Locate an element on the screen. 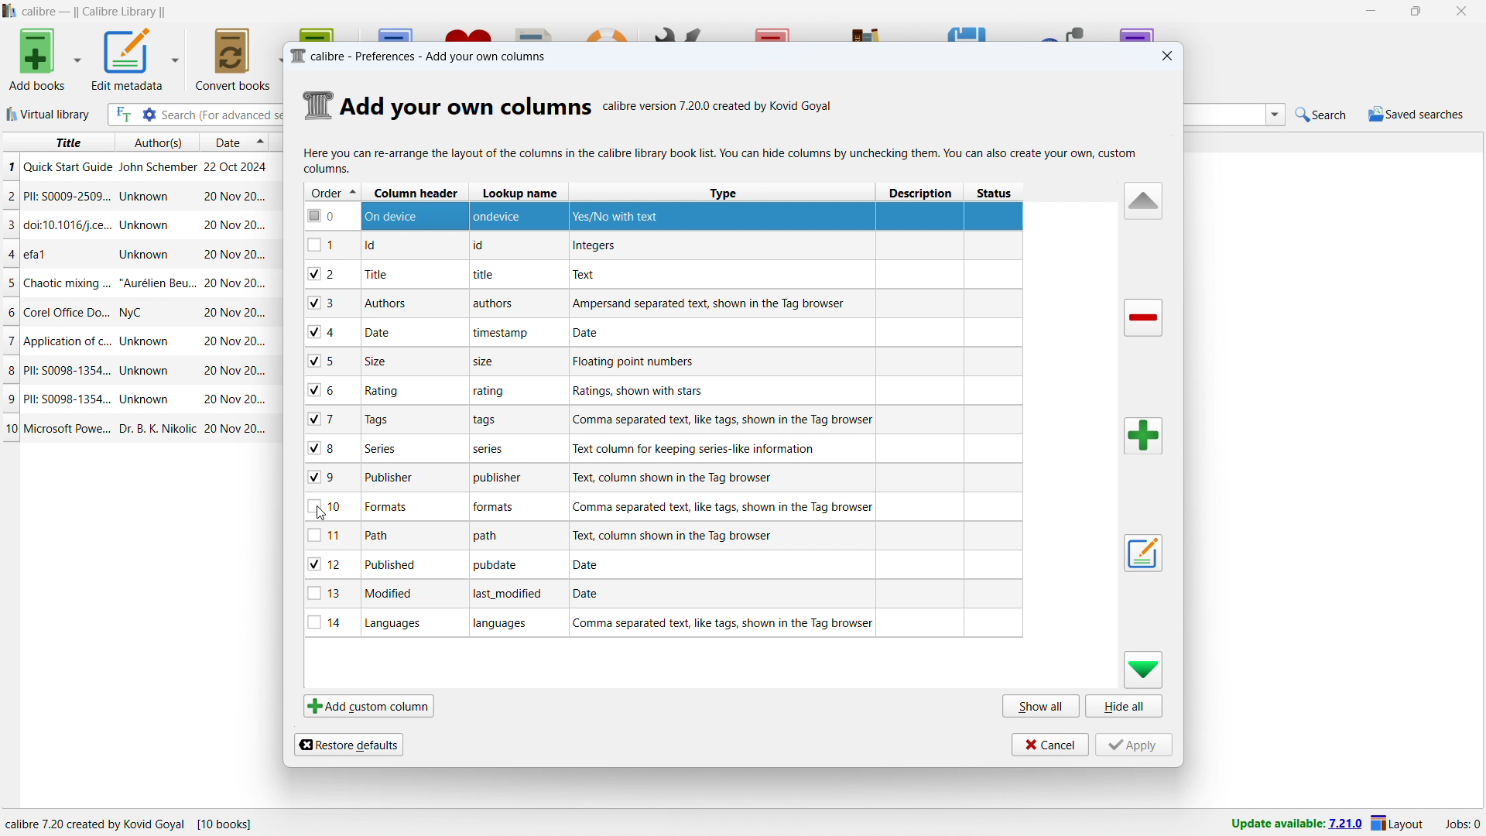 The height and width of the screenshot is (836, 1486). update is located at coordinates (1294, 824).